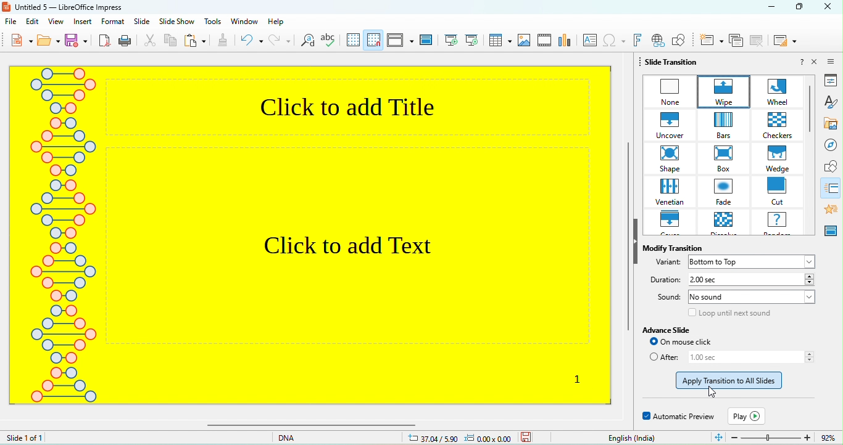 The width and height of the screenshot is (843, 445). What do you see at coordinates (57, 22) in the screenshot?
I see `view` at bounding box center [57, 22].